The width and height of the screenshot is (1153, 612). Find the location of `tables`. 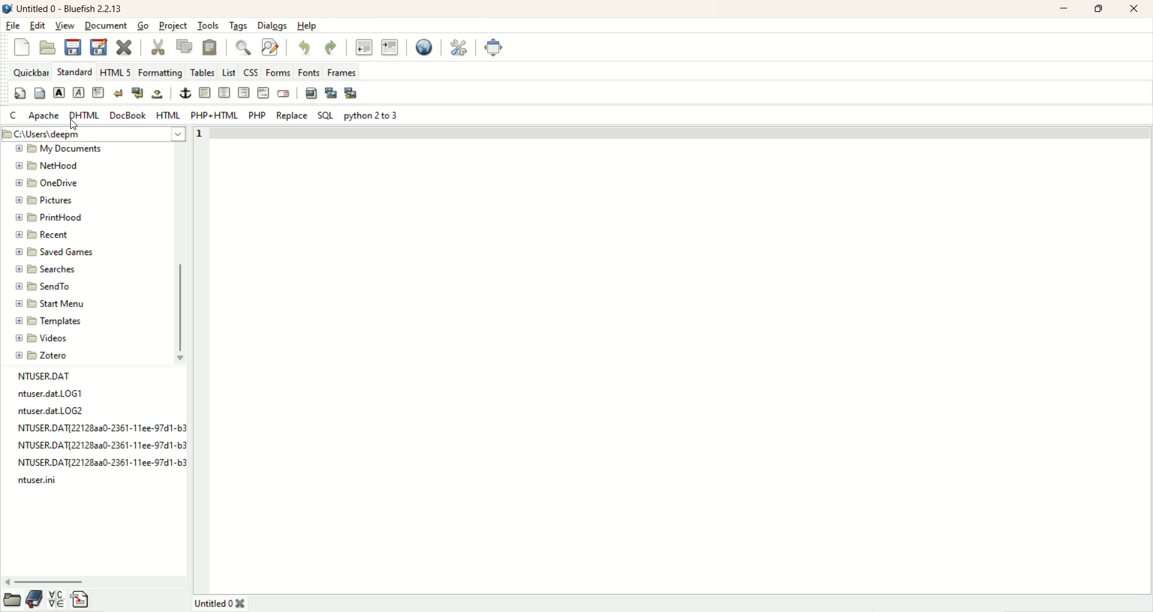

tables is located at coordinates (202, 71).